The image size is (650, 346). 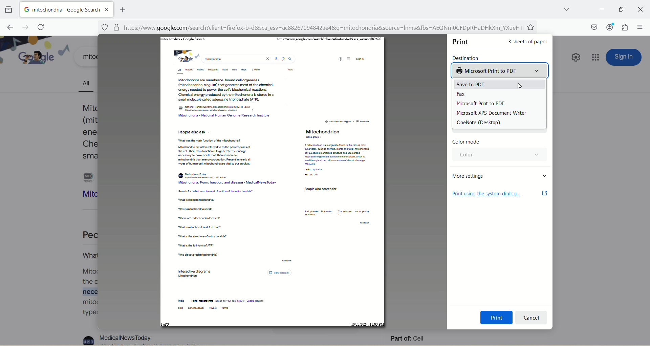 I want to click on mitochondria-google search, so click(x=60, y=9).